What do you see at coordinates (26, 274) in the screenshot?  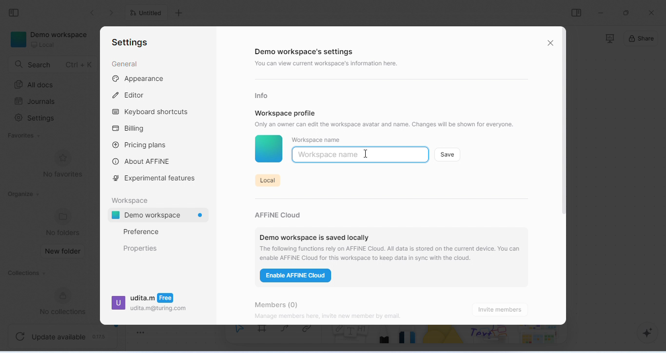 I see `collections` at bounding box center [26, 274].